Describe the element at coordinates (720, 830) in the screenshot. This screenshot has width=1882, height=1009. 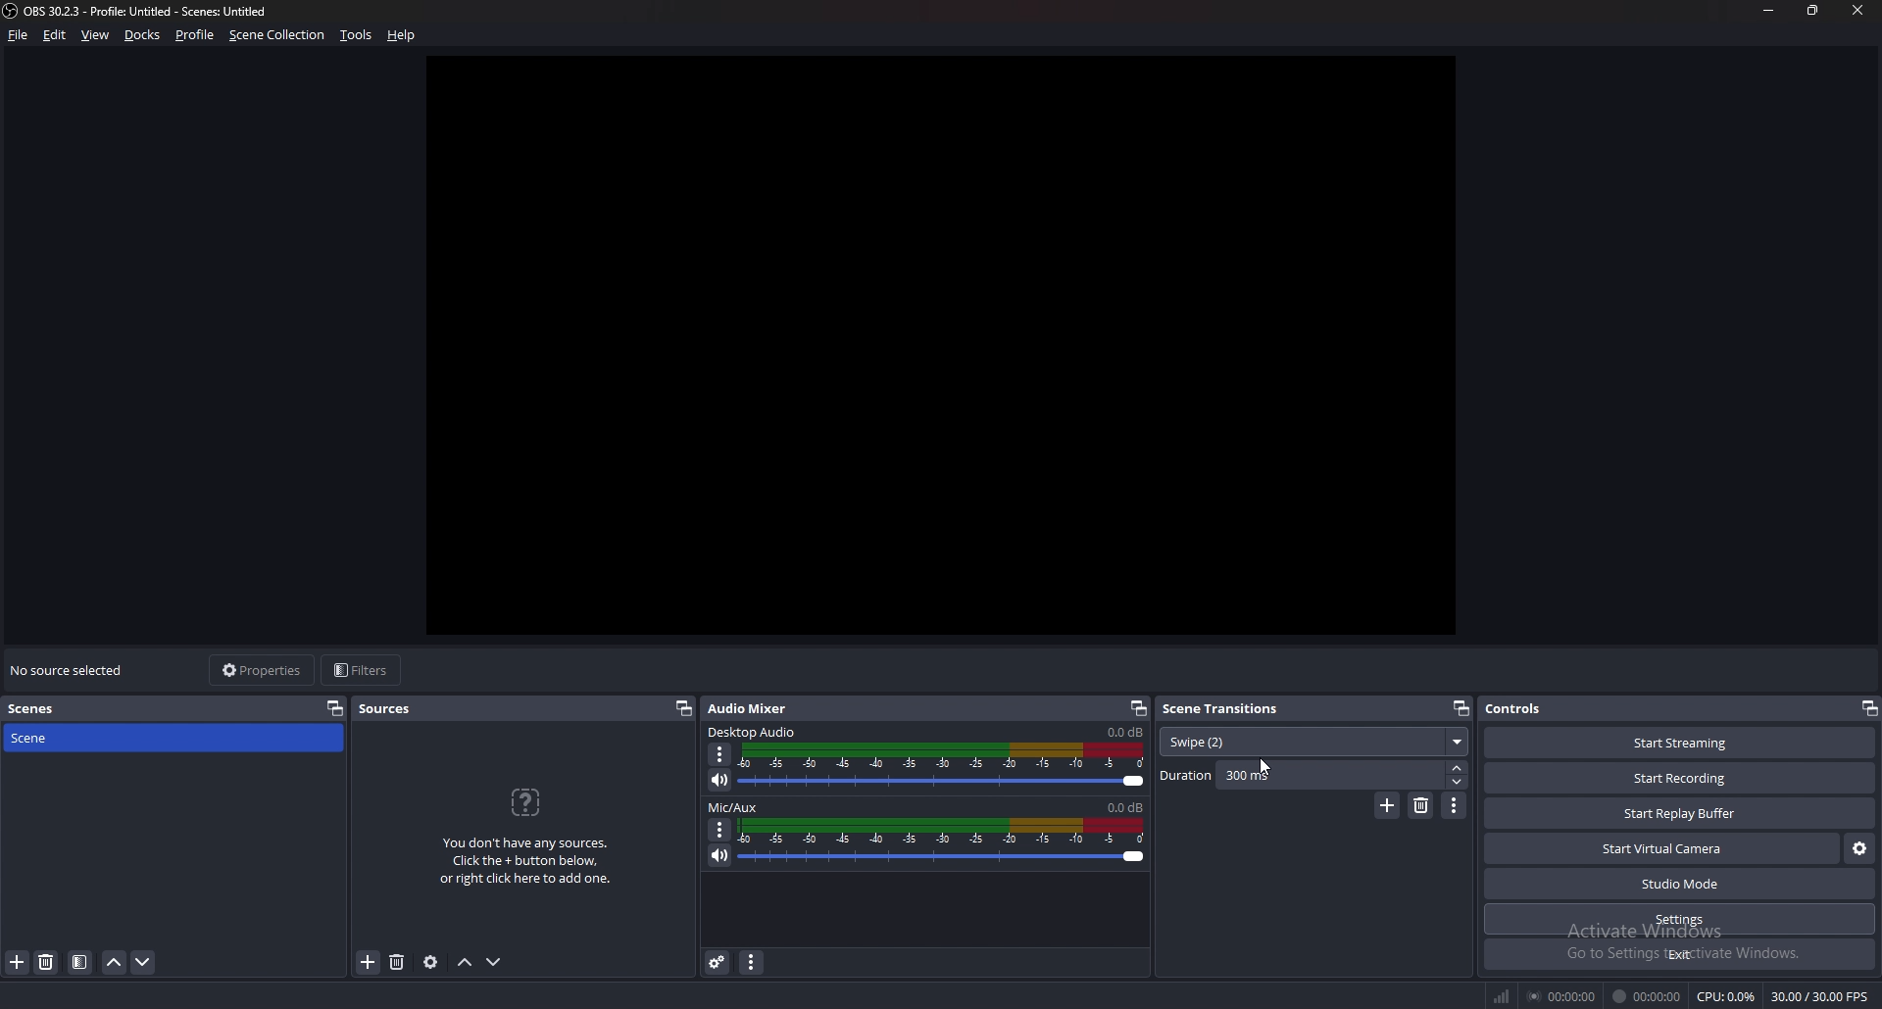
I see `options` at that location.